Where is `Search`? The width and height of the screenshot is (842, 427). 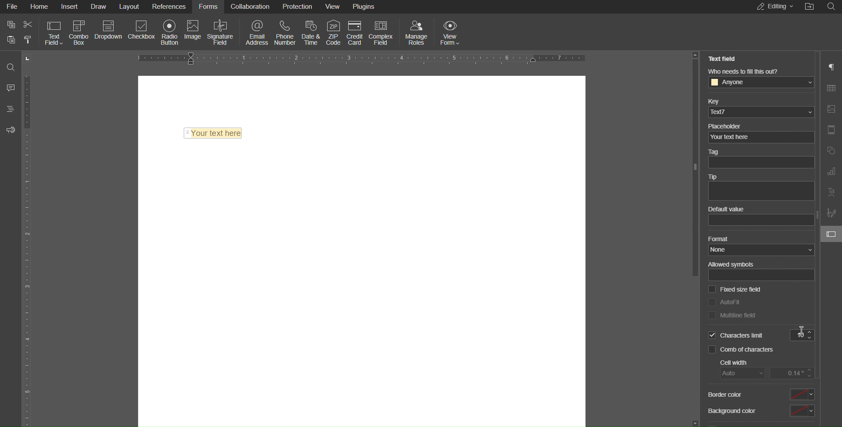 Search is located at coordinates (10, 64).